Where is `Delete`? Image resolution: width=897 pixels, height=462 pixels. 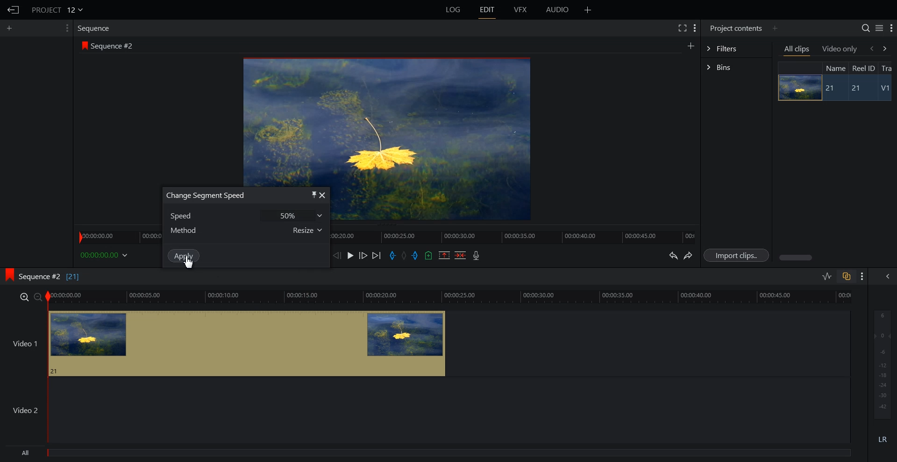 Delete is located at coordinates (461, 255).